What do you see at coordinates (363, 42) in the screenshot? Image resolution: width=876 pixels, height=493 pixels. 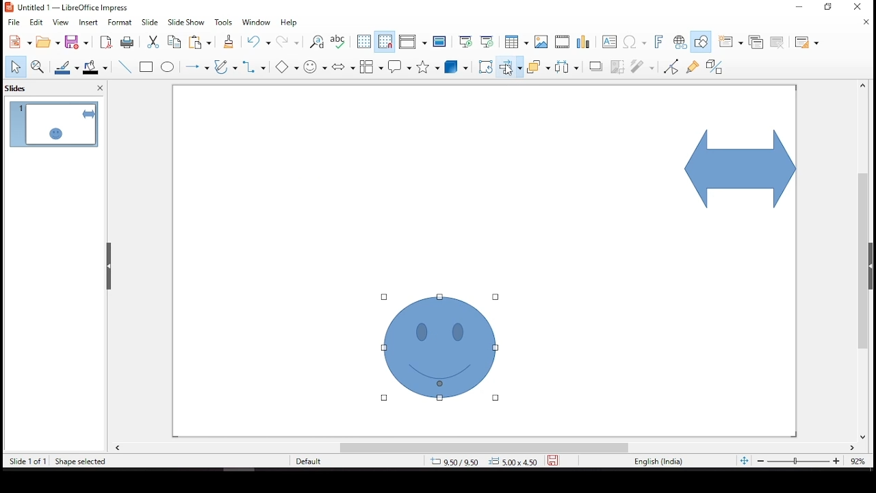 I see `display grid` at bounding box center [363, 42].